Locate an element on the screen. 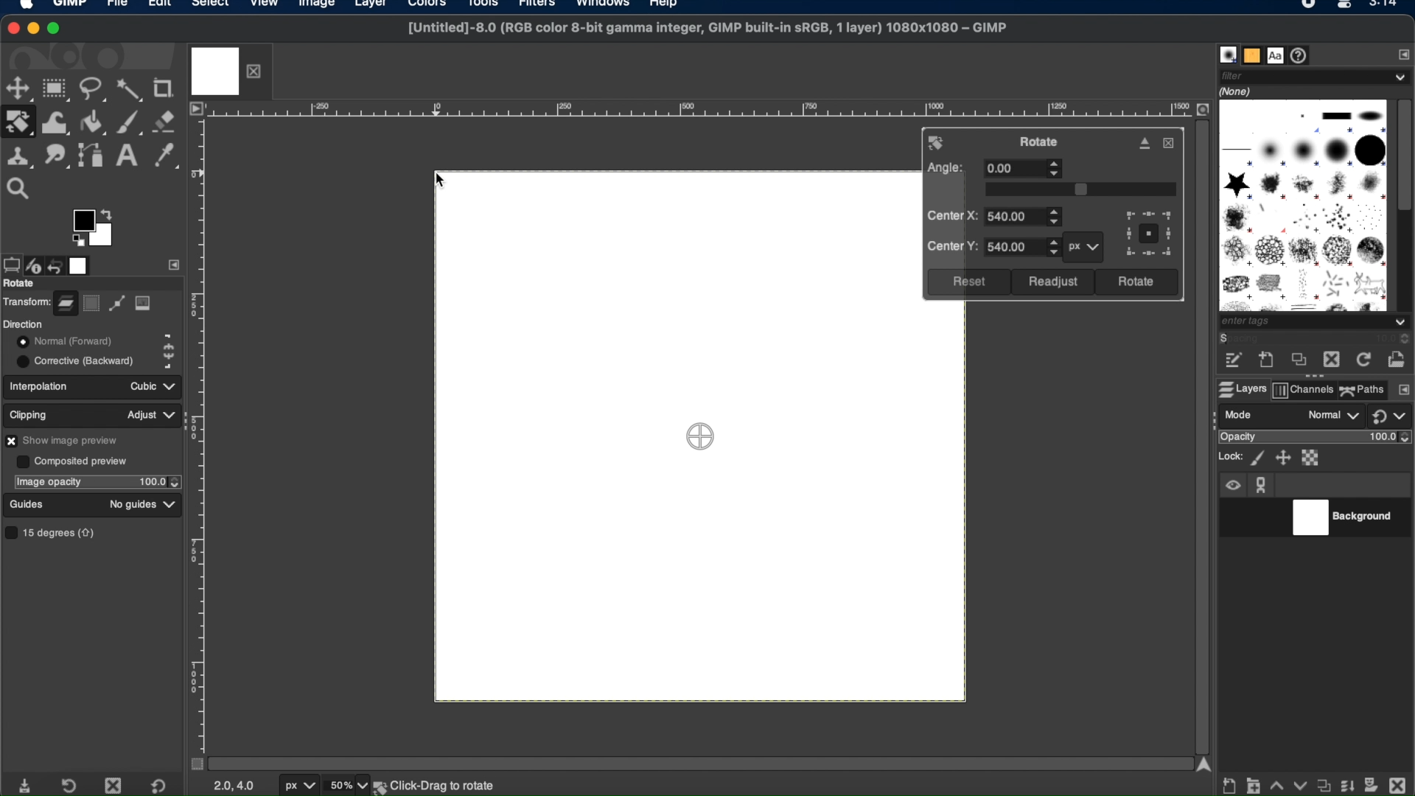  switch to another group of modes is located at coordinates (1393, 417).